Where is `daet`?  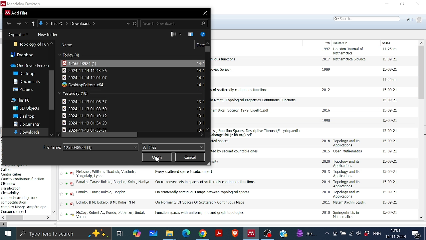 daet is located at coordinates (390, 202).